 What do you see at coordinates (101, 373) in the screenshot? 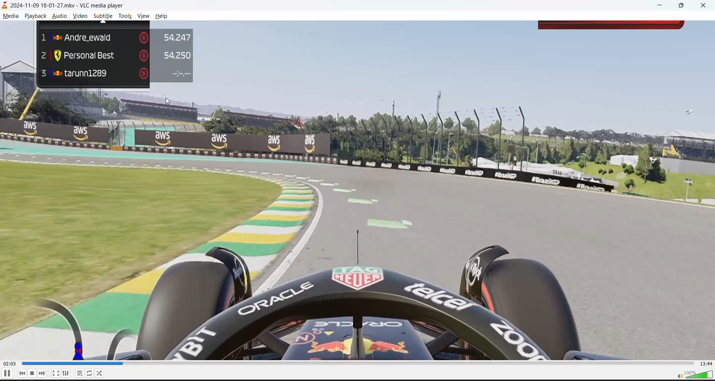
I see `random` at bounding box center [101, 373].